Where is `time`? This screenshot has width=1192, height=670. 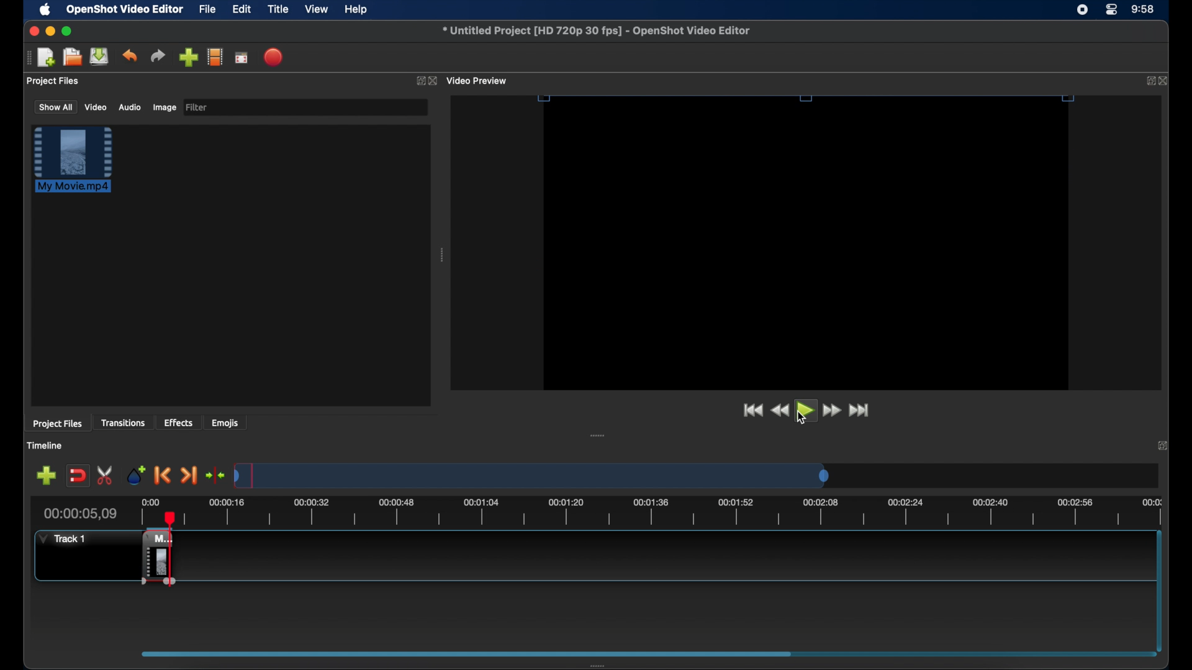
time is located at coordinates (1144, 10).